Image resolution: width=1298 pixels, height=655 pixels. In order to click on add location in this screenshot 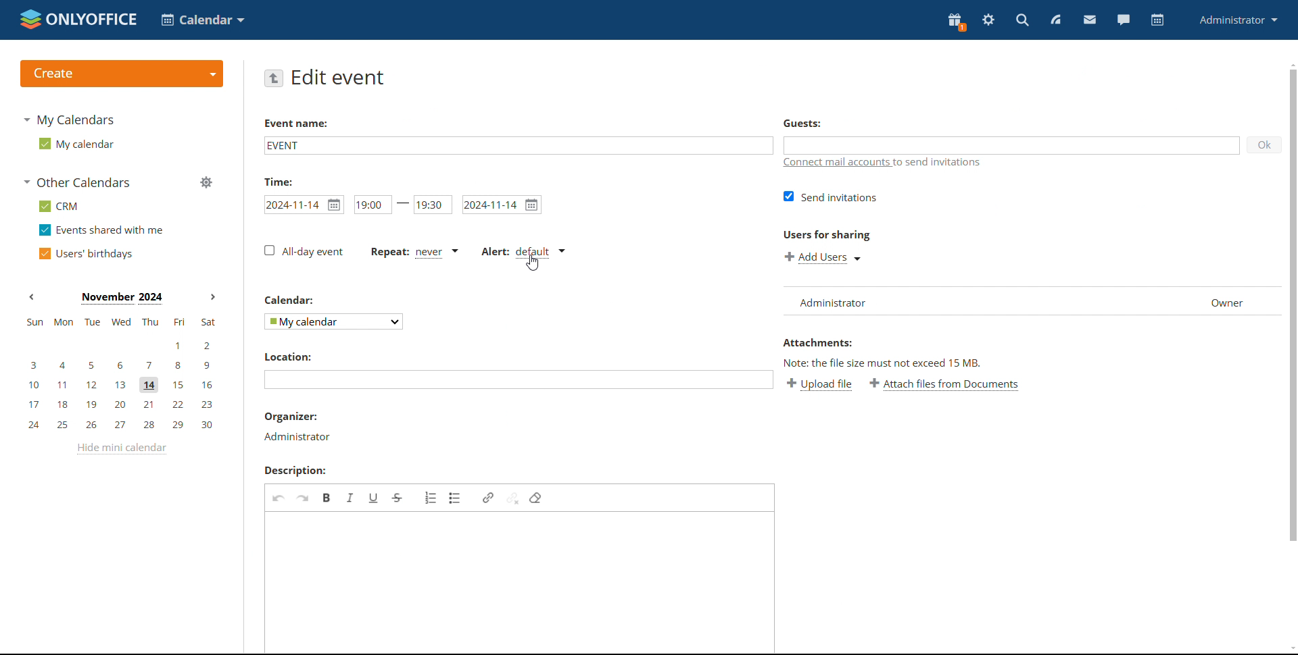, I will do `click(519, 380)`.